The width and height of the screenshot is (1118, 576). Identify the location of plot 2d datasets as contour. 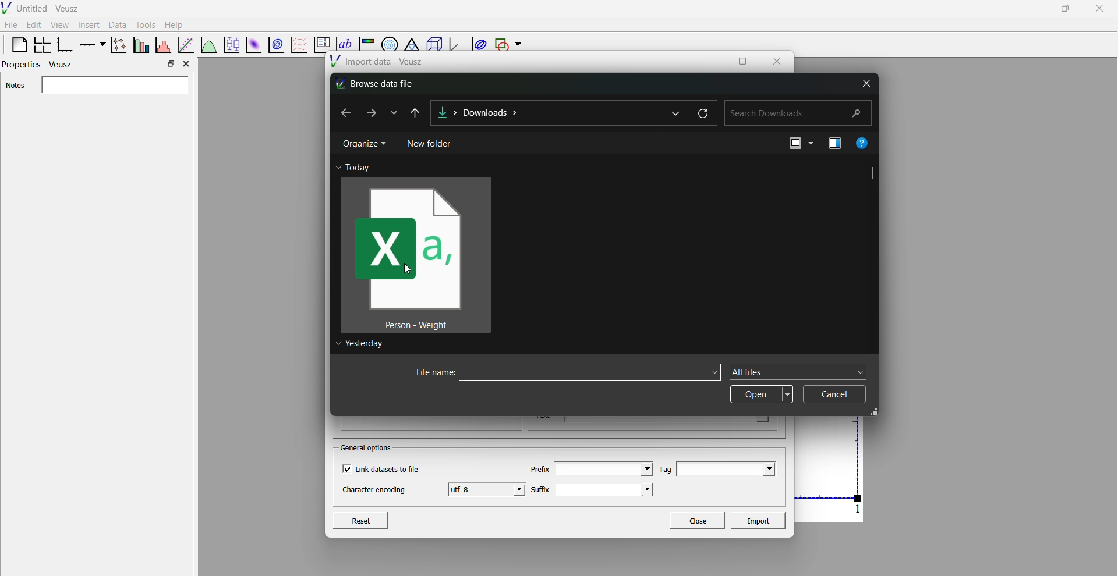
(277, 45).